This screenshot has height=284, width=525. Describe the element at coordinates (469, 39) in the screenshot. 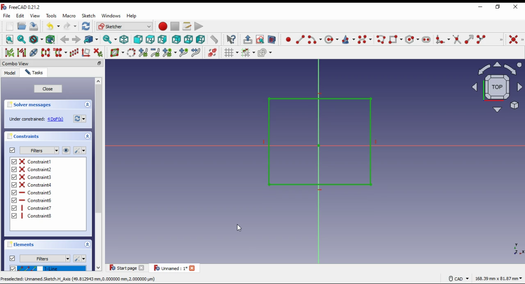

I see `extend  edge` at that location.